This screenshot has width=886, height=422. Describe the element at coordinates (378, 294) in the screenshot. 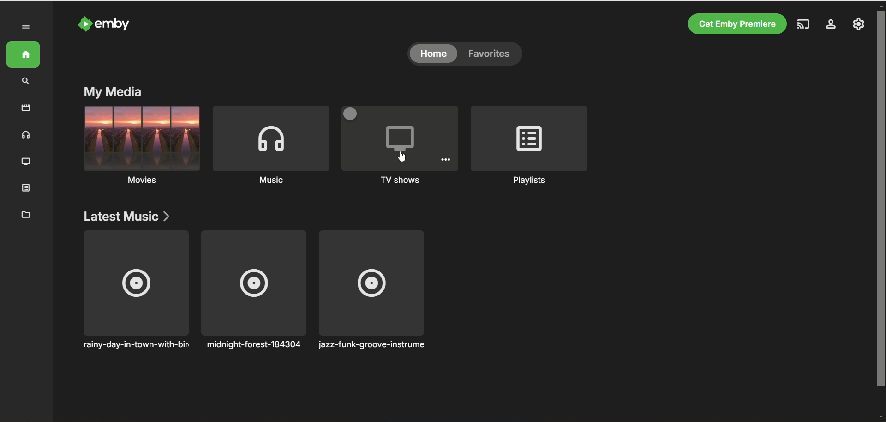

I see `jazz-funk-groove-instrume` at that location.